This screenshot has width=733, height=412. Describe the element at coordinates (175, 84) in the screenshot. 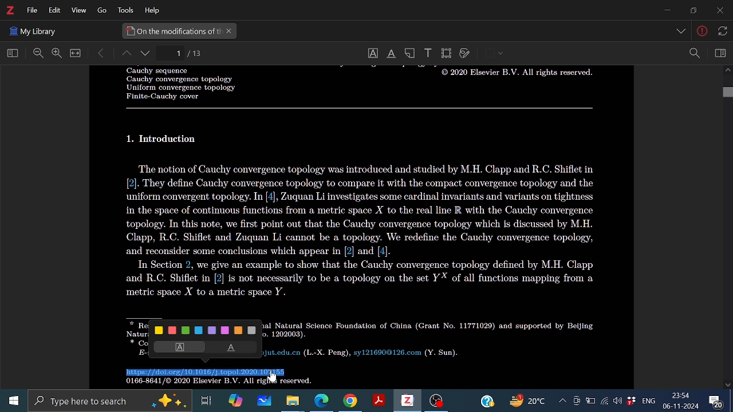

I see `` at that location.